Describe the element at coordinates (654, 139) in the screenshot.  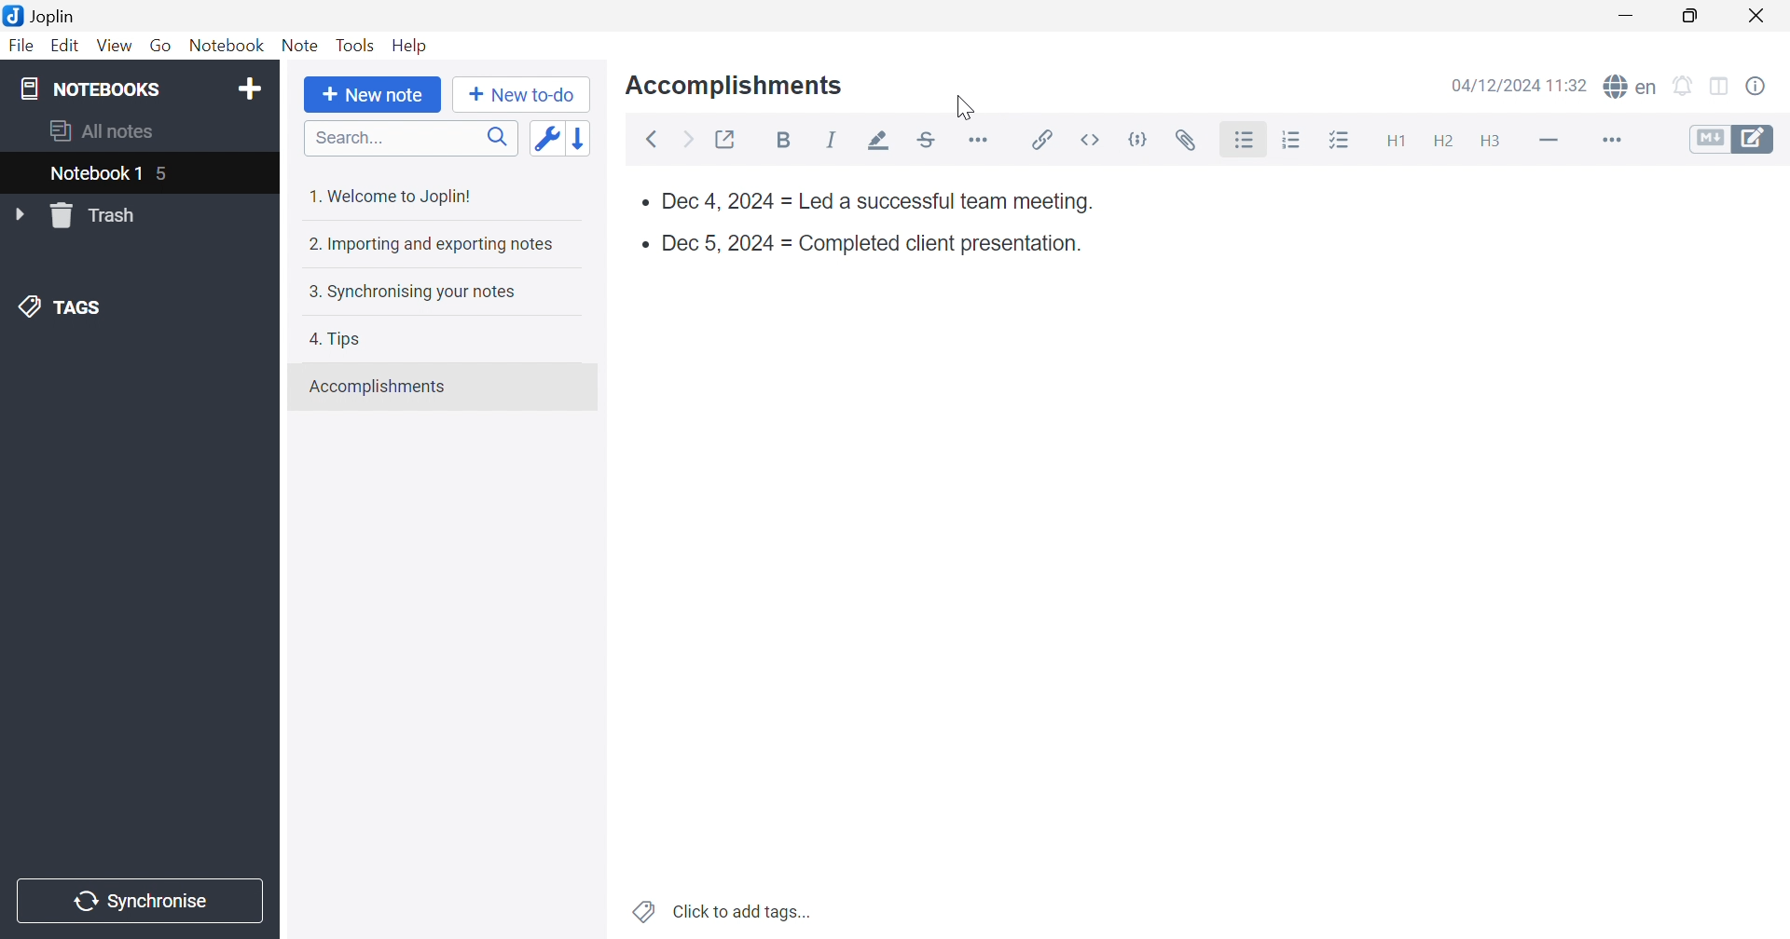
I see `Back` at that location.